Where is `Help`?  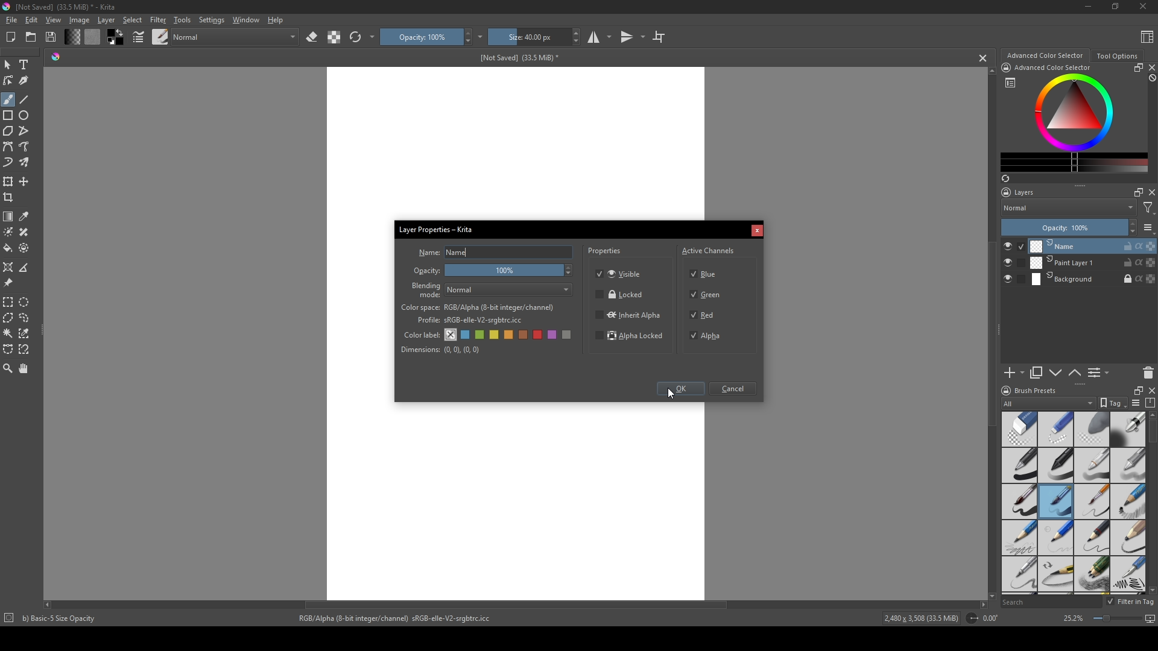 Help is located at coordinates (276, 19).